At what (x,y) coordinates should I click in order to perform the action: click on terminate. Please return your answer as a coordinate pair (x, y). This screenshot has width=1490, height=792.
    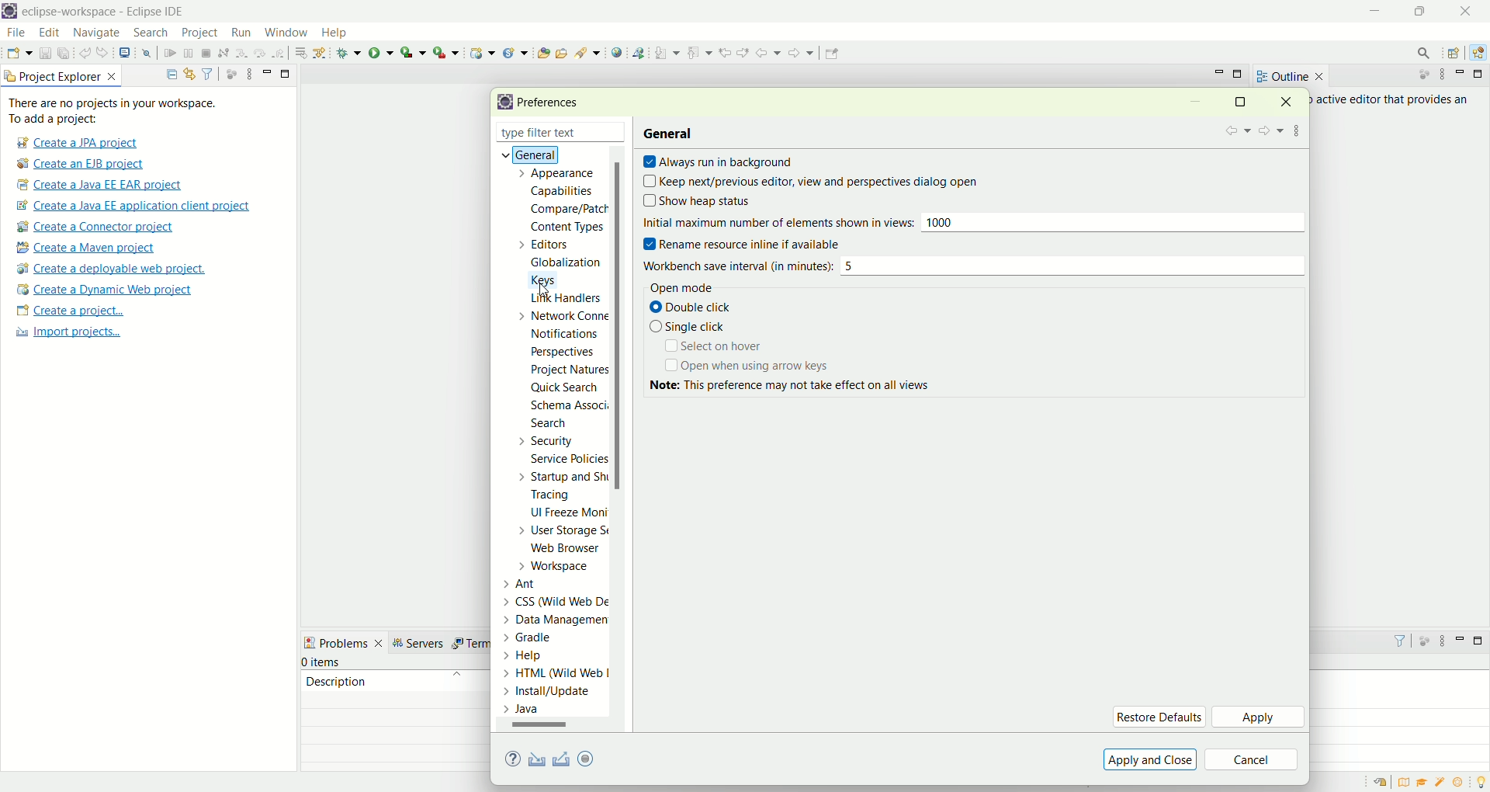
    Looking at the image, I should click on (206, 54).